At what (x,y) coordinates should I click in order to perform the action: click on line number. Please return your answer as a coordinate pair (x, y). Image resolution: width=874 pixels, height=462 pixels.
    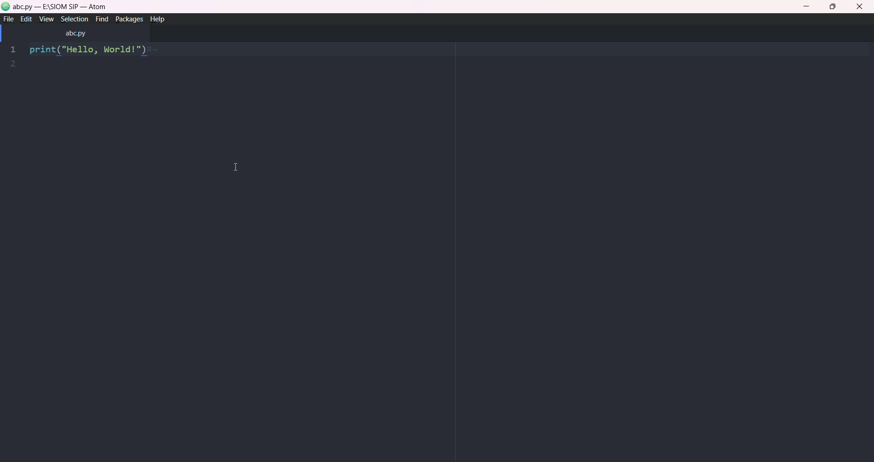
    Looking at the image, I should click on (13, 56).